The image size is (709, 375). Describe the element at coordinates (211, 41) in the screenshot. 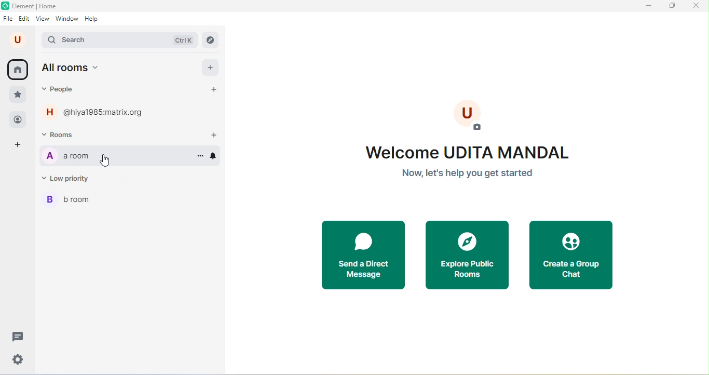

I see `explore rooms` at that location.